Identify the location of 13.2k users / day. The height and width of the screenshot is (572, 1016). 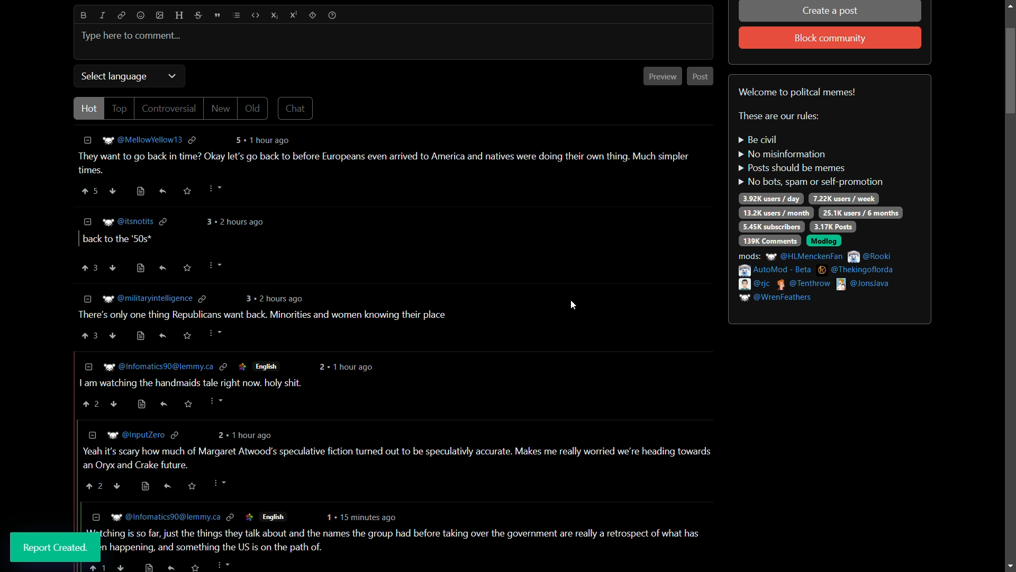
(775, 212).